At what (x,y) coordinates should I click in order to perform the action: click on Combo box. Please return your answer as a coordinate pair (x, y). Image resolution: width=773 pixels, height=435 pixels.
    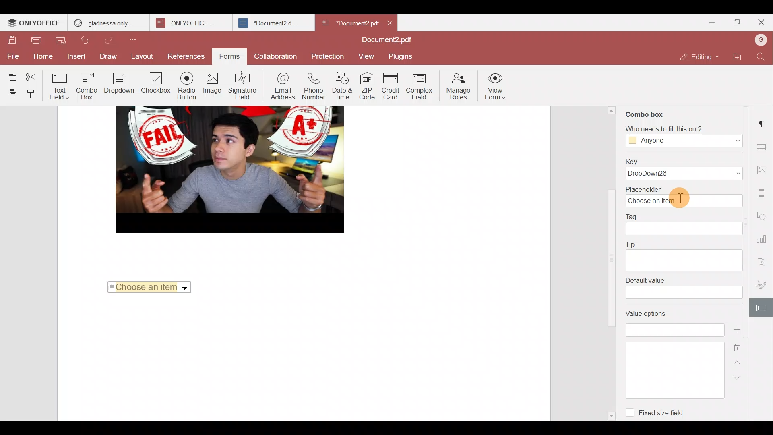
    Looking at the image, I should click on (90, 86).